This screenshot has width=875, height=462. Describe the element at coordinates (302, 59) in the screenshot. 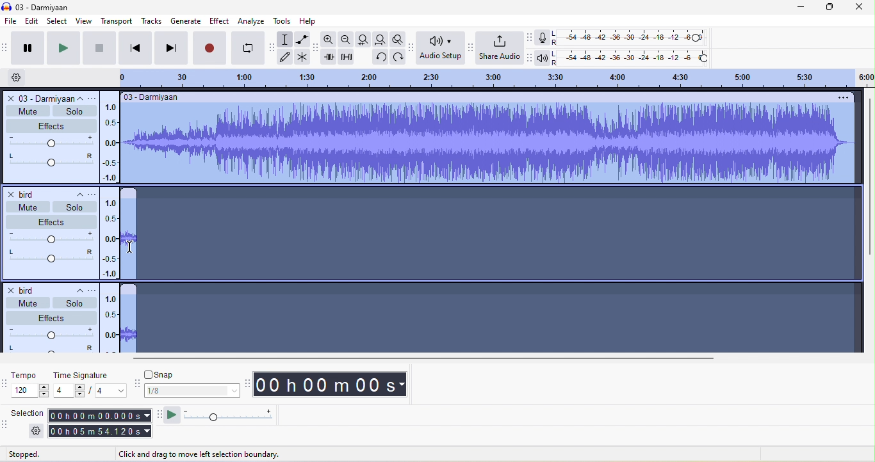

I see `multi tool` at that location.